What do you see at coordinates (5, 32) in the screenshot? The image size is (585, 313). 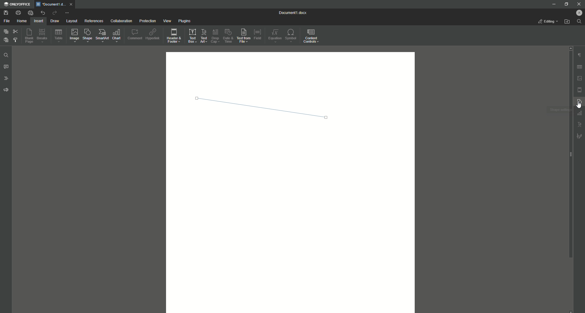 I see `Copy` at bounding box center [5, 32].